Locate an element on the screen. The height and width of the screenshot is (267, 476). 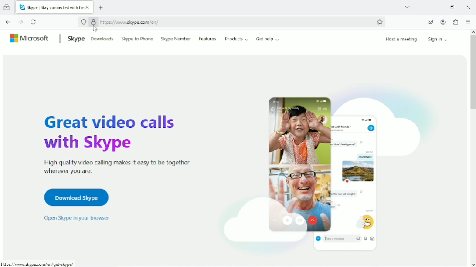
Restore down is located at coordinates (452, 7).